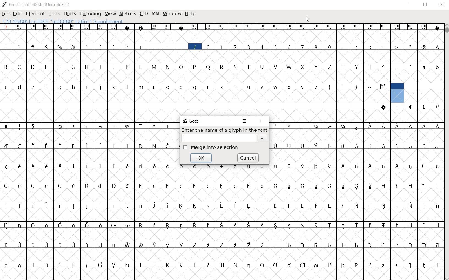  I want to click on Symbol, so click(357, 245).